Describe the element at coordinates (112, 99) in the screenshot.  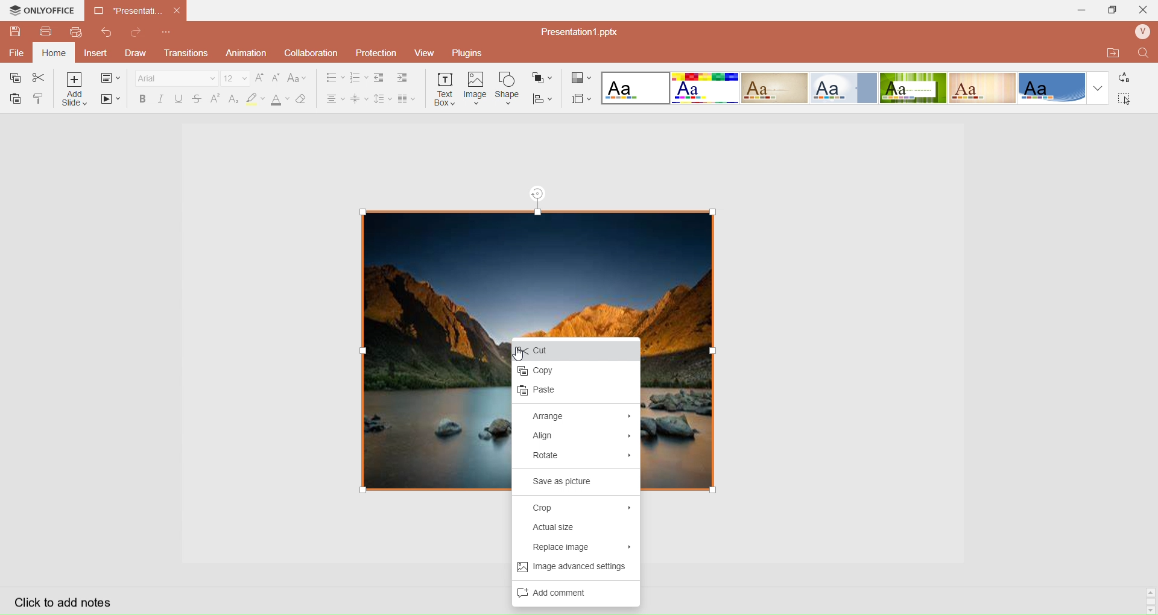
I see `Start SlideShow` at that location.